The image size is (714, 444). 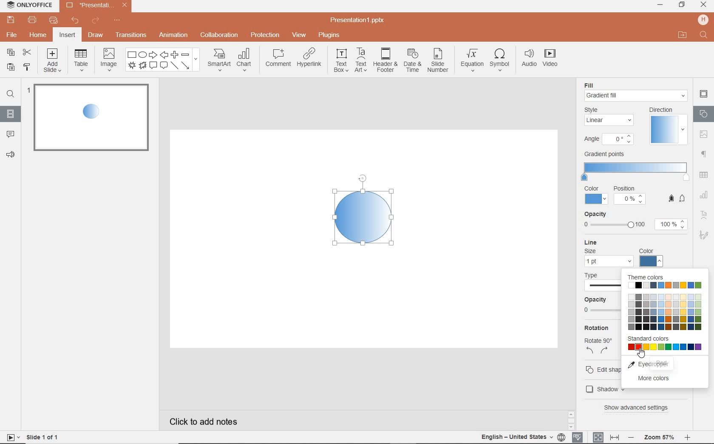 What do you see at coordinates (358, 21) in the screenshot?
I see `file name` at bounding box center [358, 21].